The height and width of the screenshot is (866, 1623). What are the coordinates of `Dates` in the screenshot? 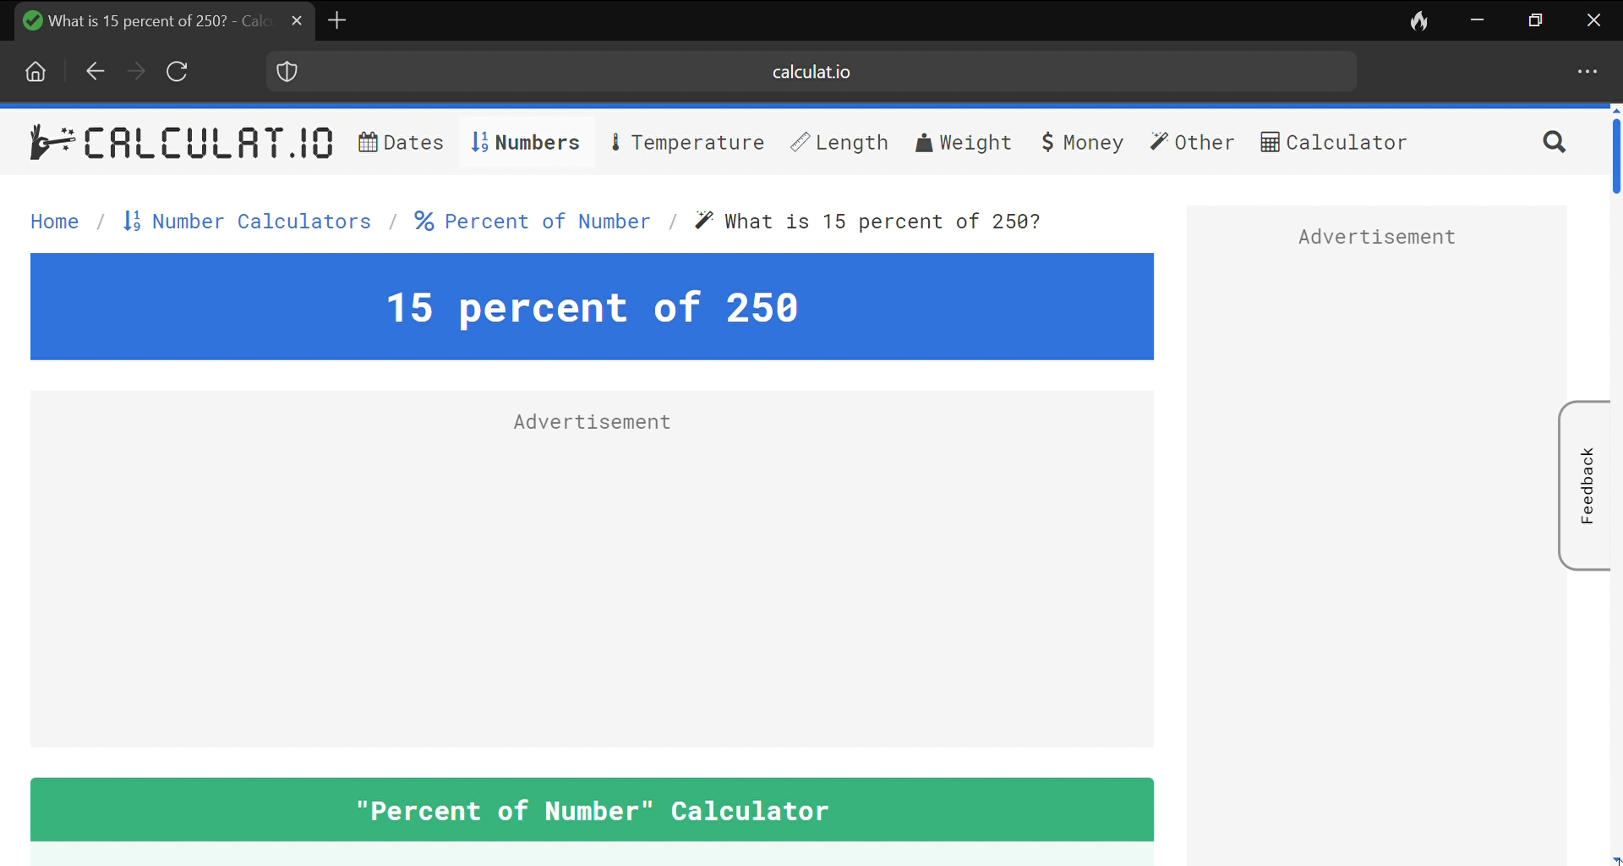 It's located at (399, 144).